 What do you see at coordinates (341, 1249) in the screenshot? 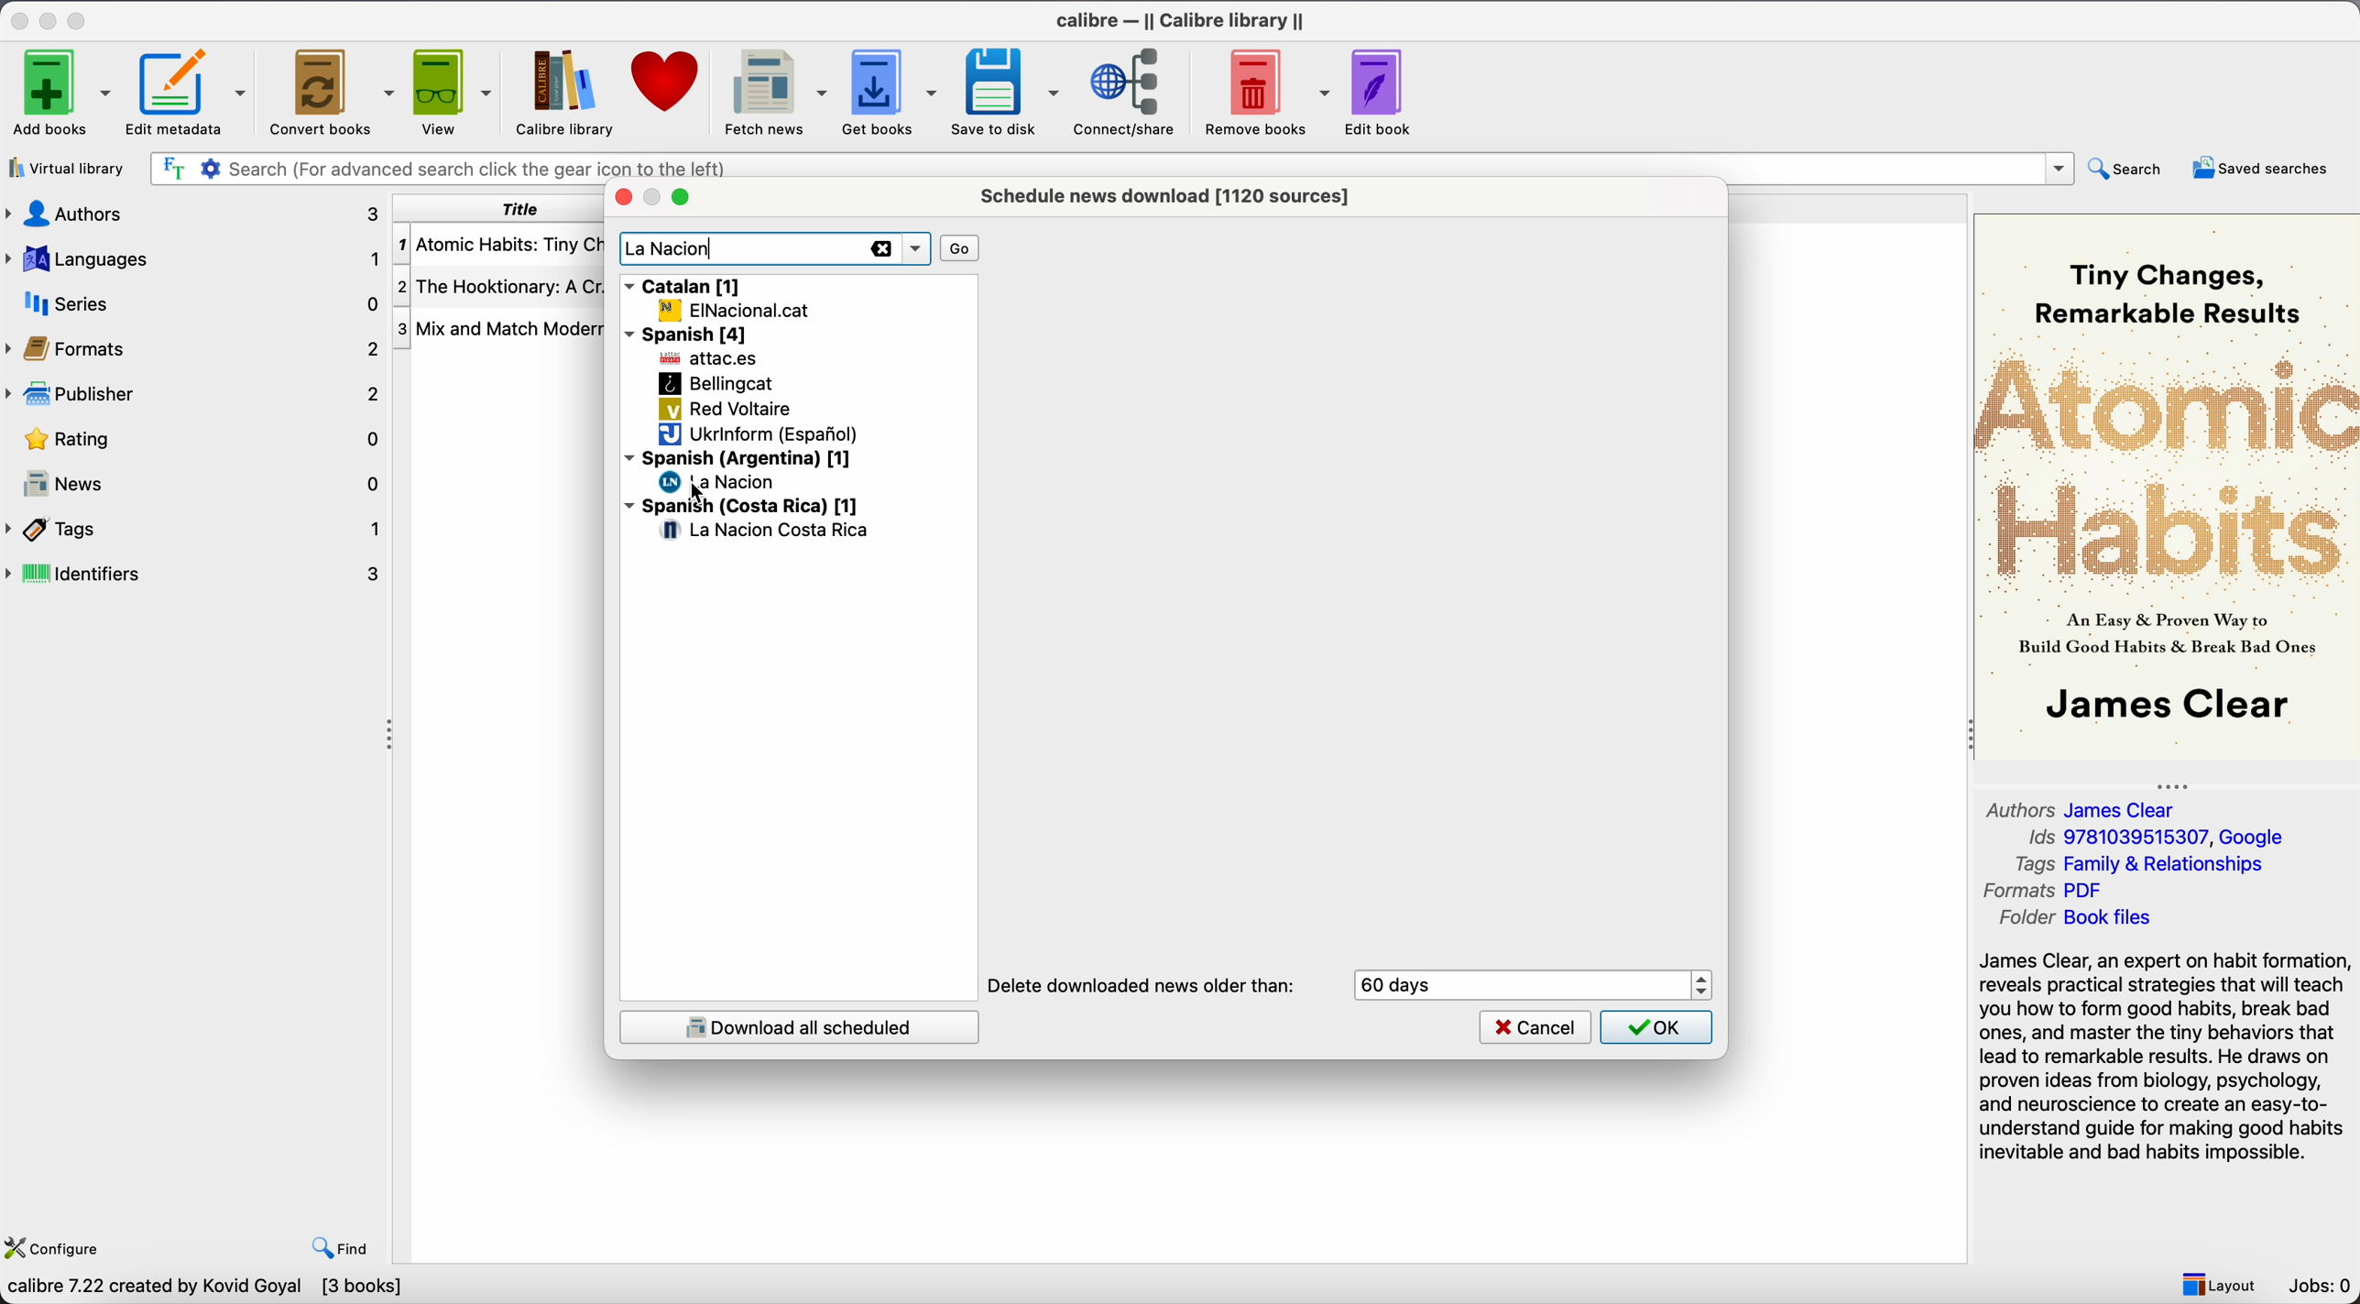
I see `find` at bounding box center [341, 1249].